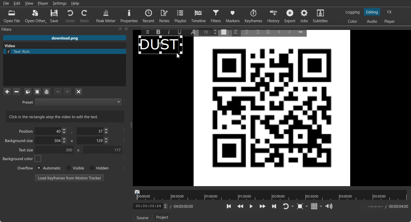  What do you see at coordinates (390, 12) in the screenshot?
I see `Switching to the Effect layout` at bounding box center [390, 12].